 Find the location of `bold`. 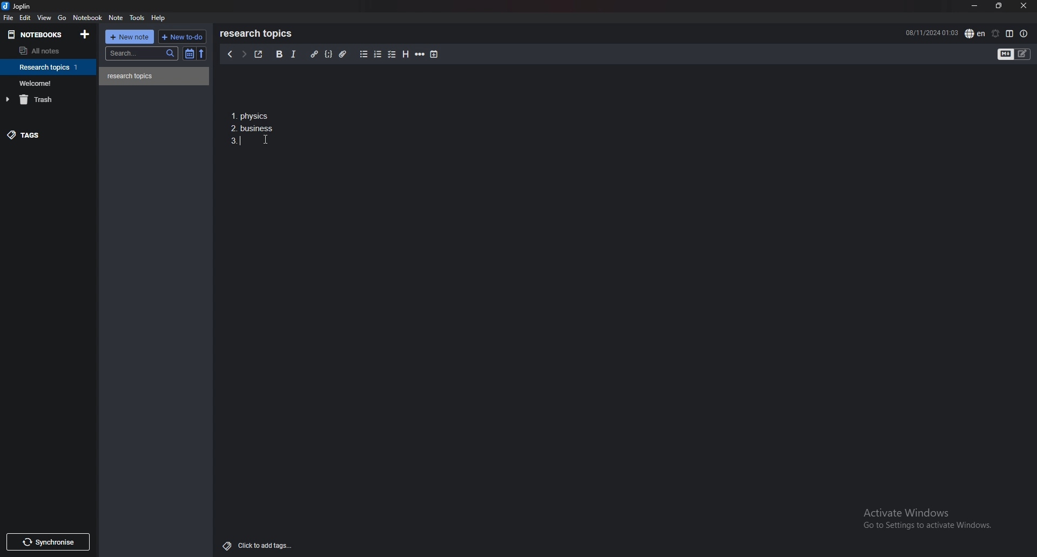

bold is located at coordinates (278, 54).